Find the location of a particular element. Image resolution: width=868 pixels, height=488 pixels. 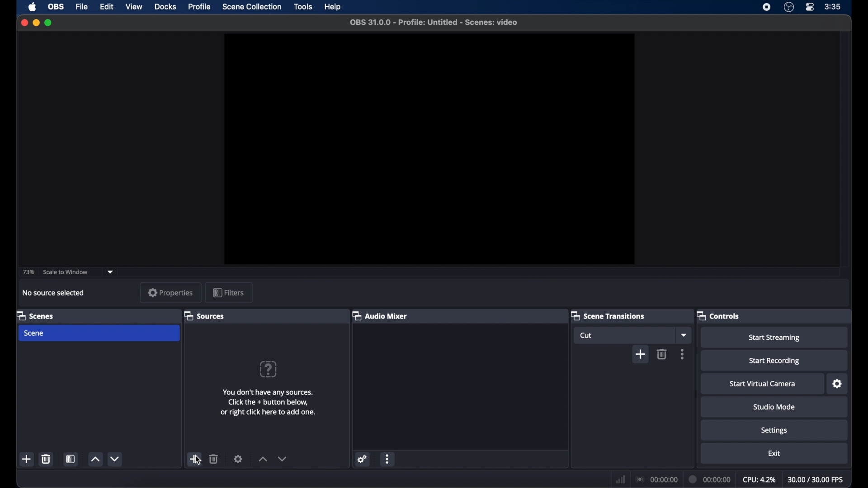

file is located at coordinates (82, 6).